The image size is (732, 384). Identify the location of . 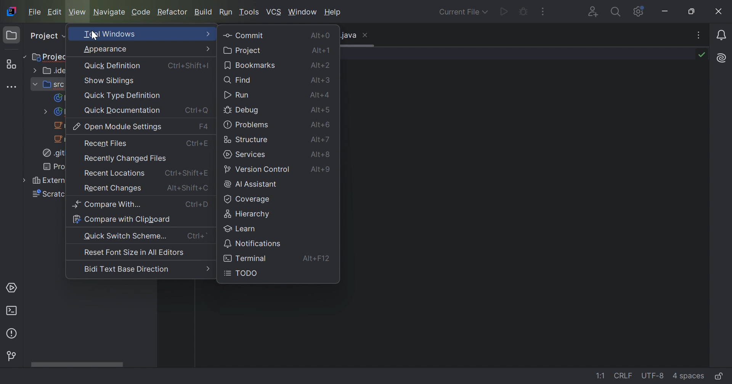
(254, 243).